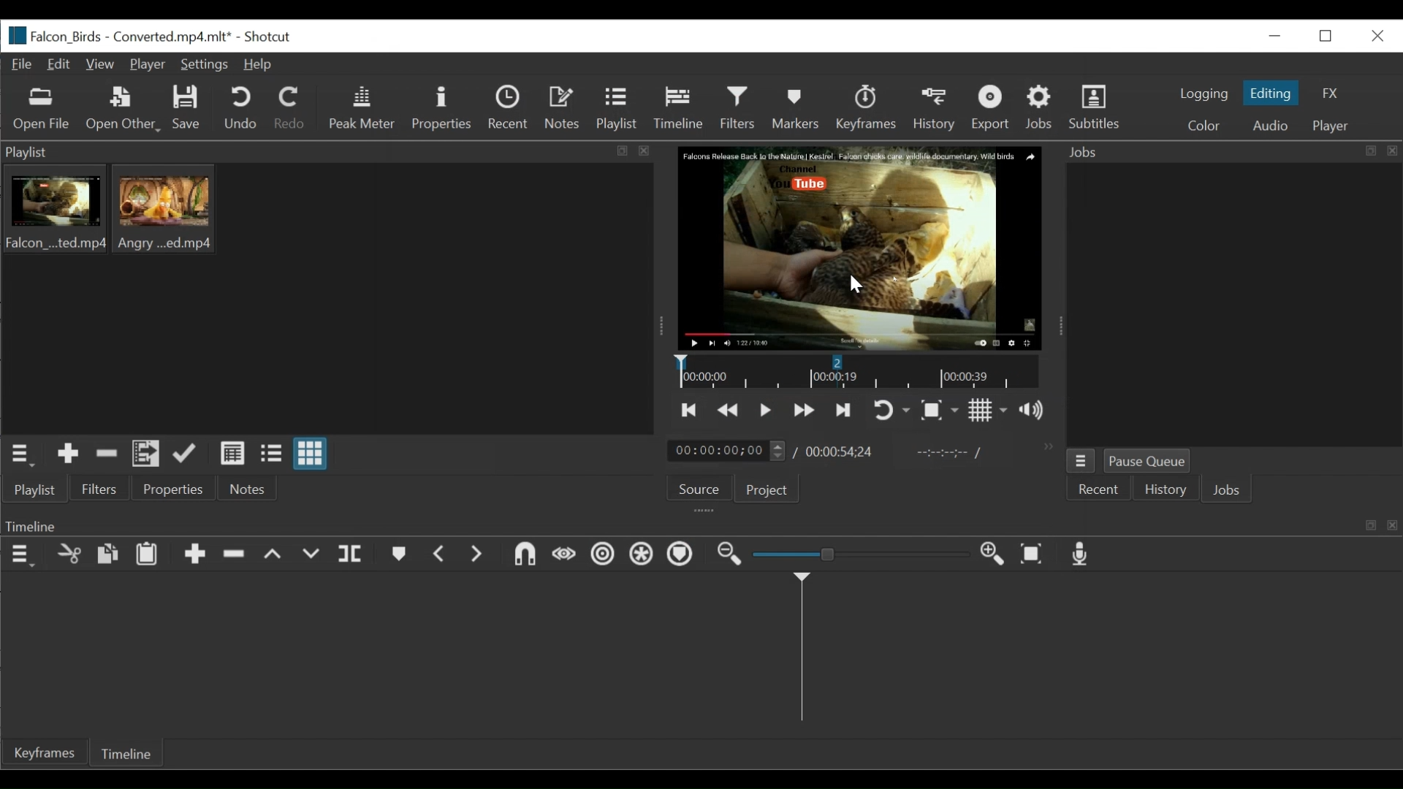 Image resolution: width=1403 pixels, height=789 pixels. What do you see at coordinates (275, 454) in the screenshot?
I see `View as files` at bounding box center [275, 454].